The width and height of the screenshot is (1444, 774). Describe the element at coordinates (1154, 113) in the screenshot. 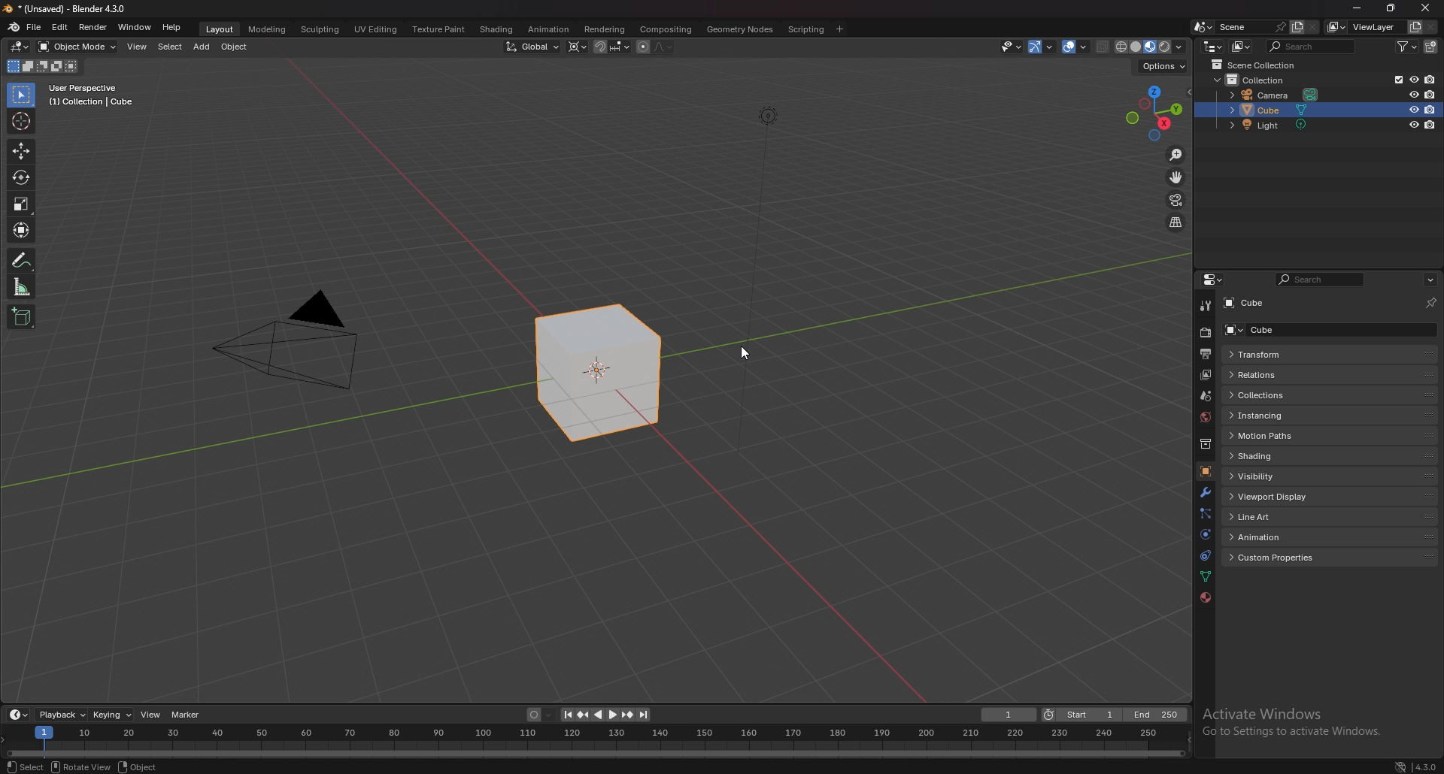

I see `preset viewpoint` at that location.